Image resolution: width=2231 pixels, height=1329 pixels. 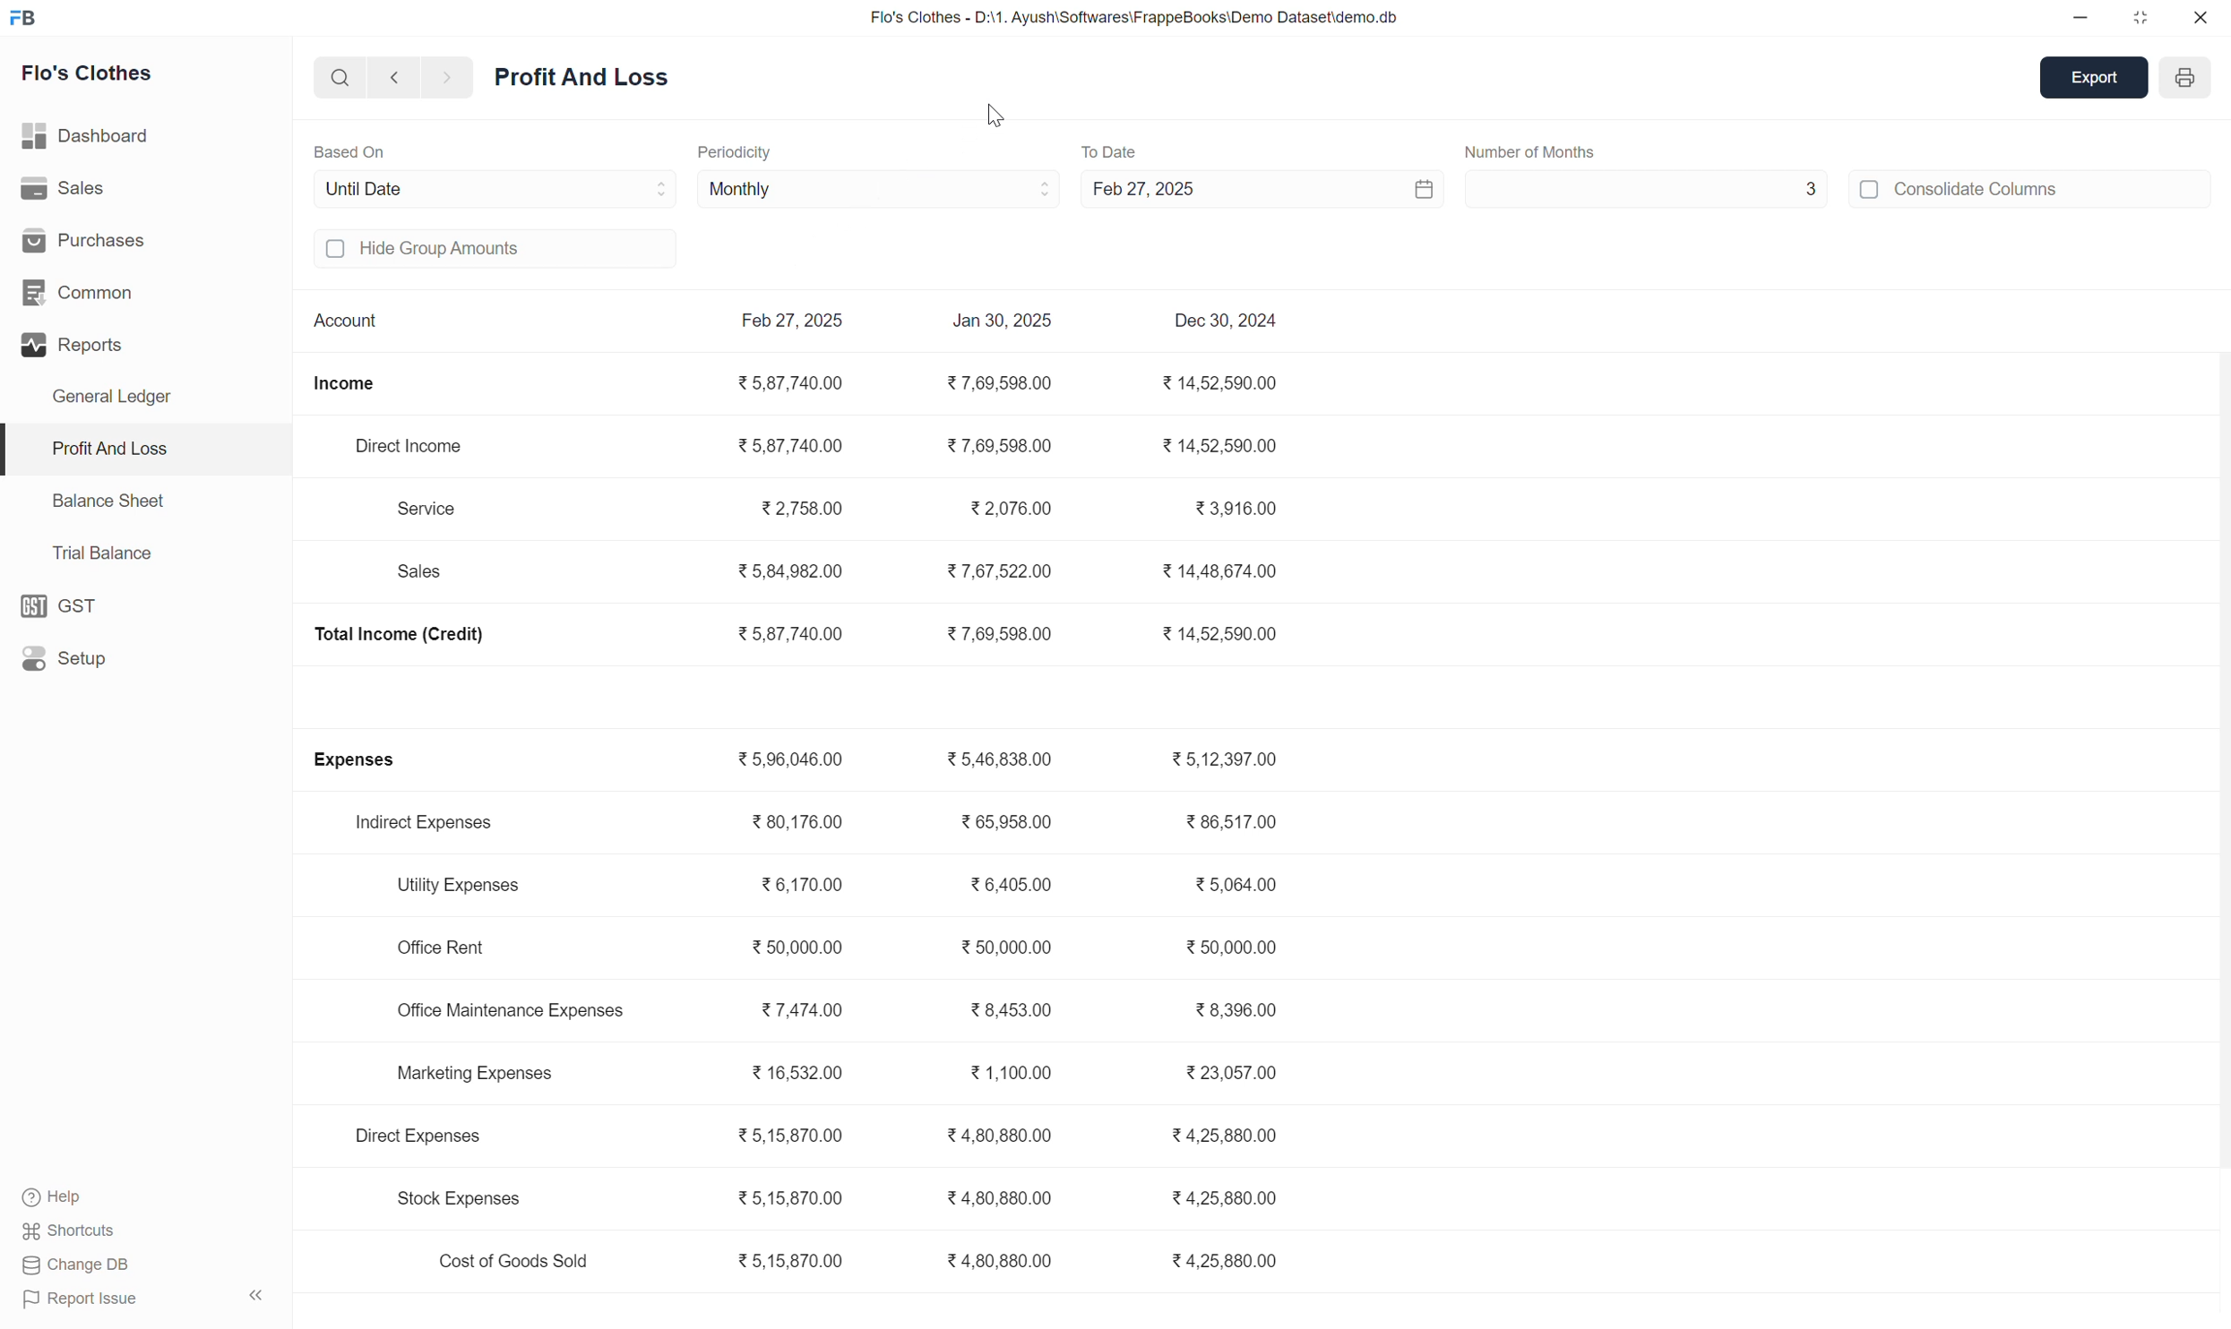 I want to click on ₹5,84,982.00, so click(x=800, y=567).